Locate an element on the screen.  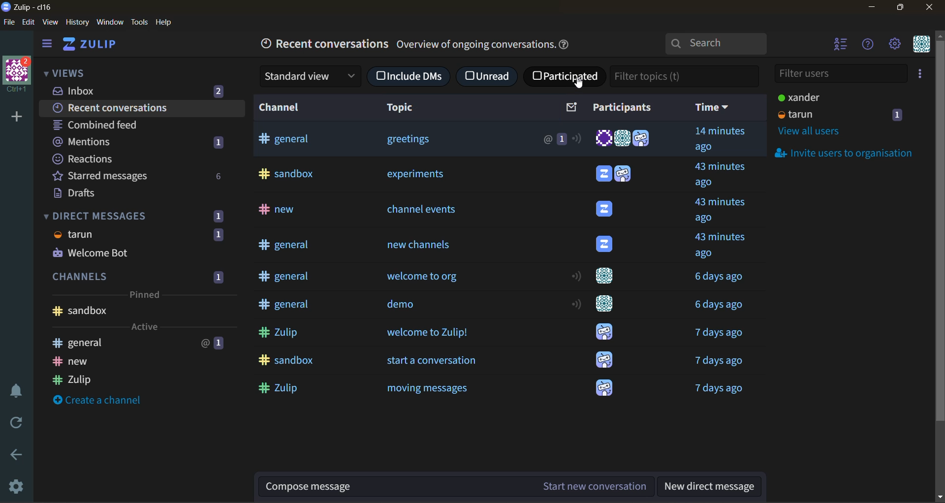
close is located at coordinates (930, 8).